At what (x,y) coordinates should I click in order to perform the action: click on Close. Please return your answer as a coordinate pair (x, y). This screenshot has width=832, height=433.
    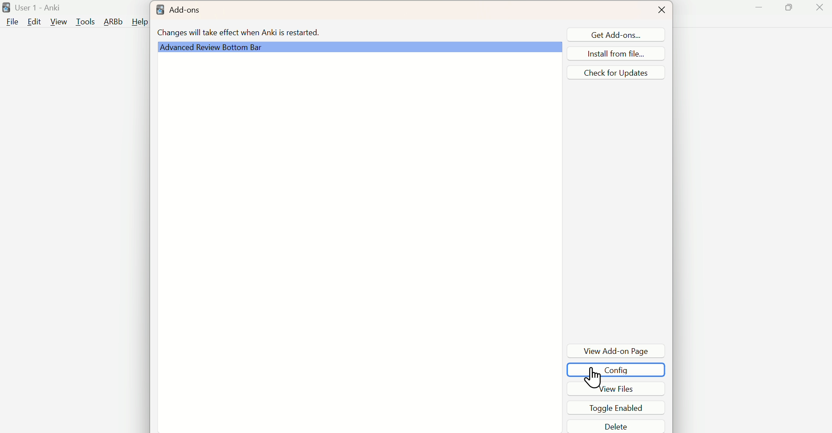
    Looking at the image, I should click on (666, 10).